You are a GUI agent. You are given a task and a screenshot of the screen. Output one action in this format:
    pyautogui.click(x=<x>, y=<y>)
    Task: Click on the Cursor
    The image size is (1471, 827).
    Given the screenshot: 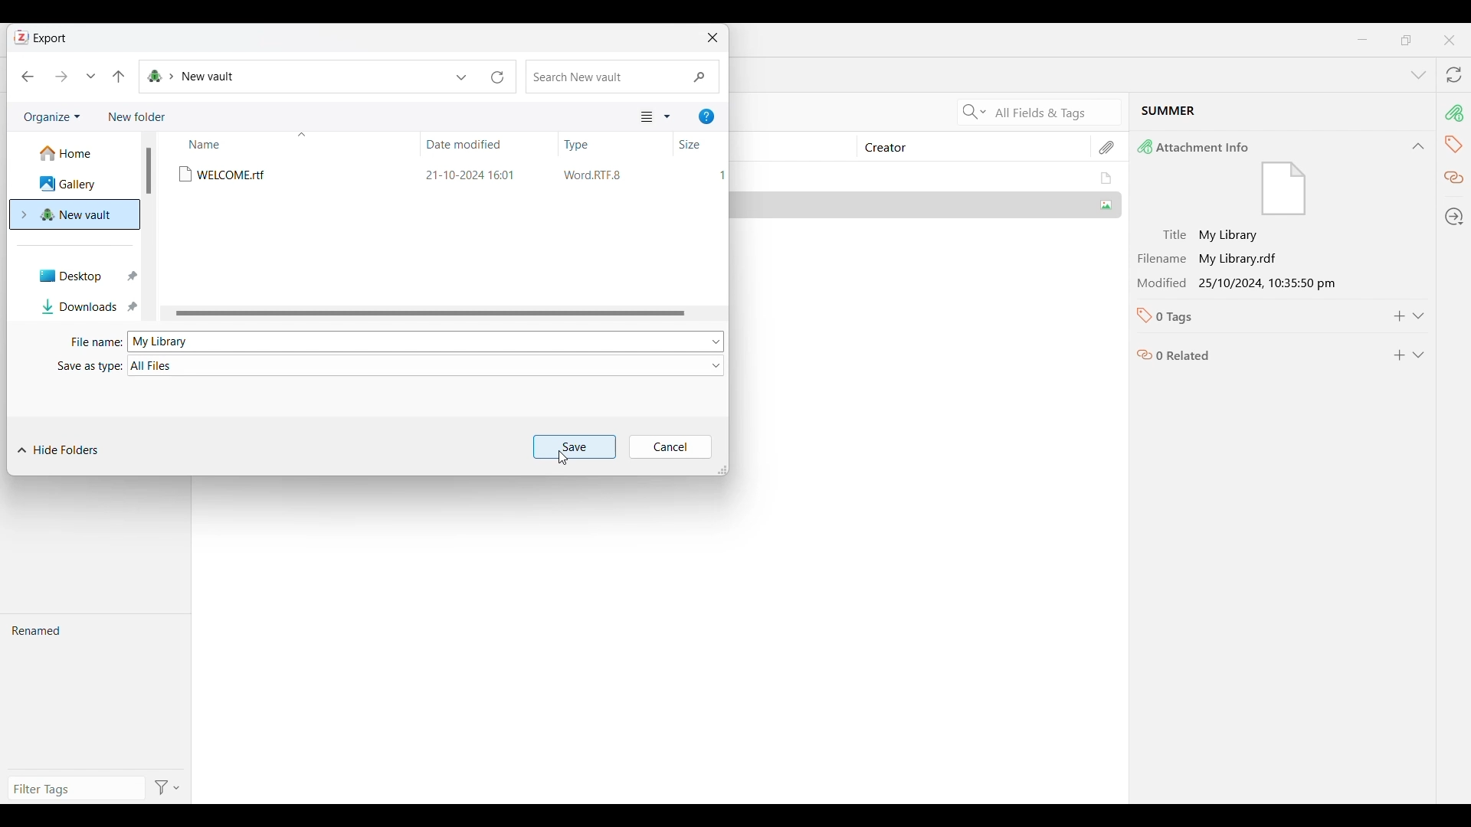 What is the action you would take?
    pyautogui.click(x=562, y=459)
    